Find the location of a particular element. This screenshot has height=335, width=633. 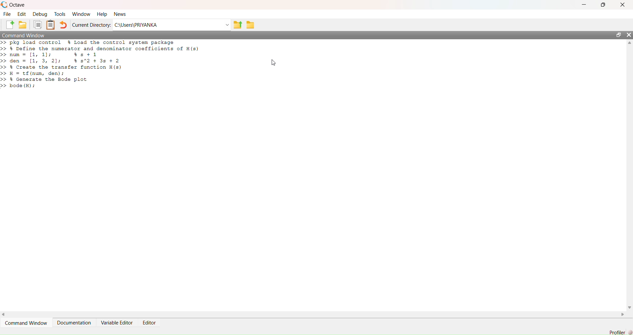

cursor is located at coordinates (273, 63).